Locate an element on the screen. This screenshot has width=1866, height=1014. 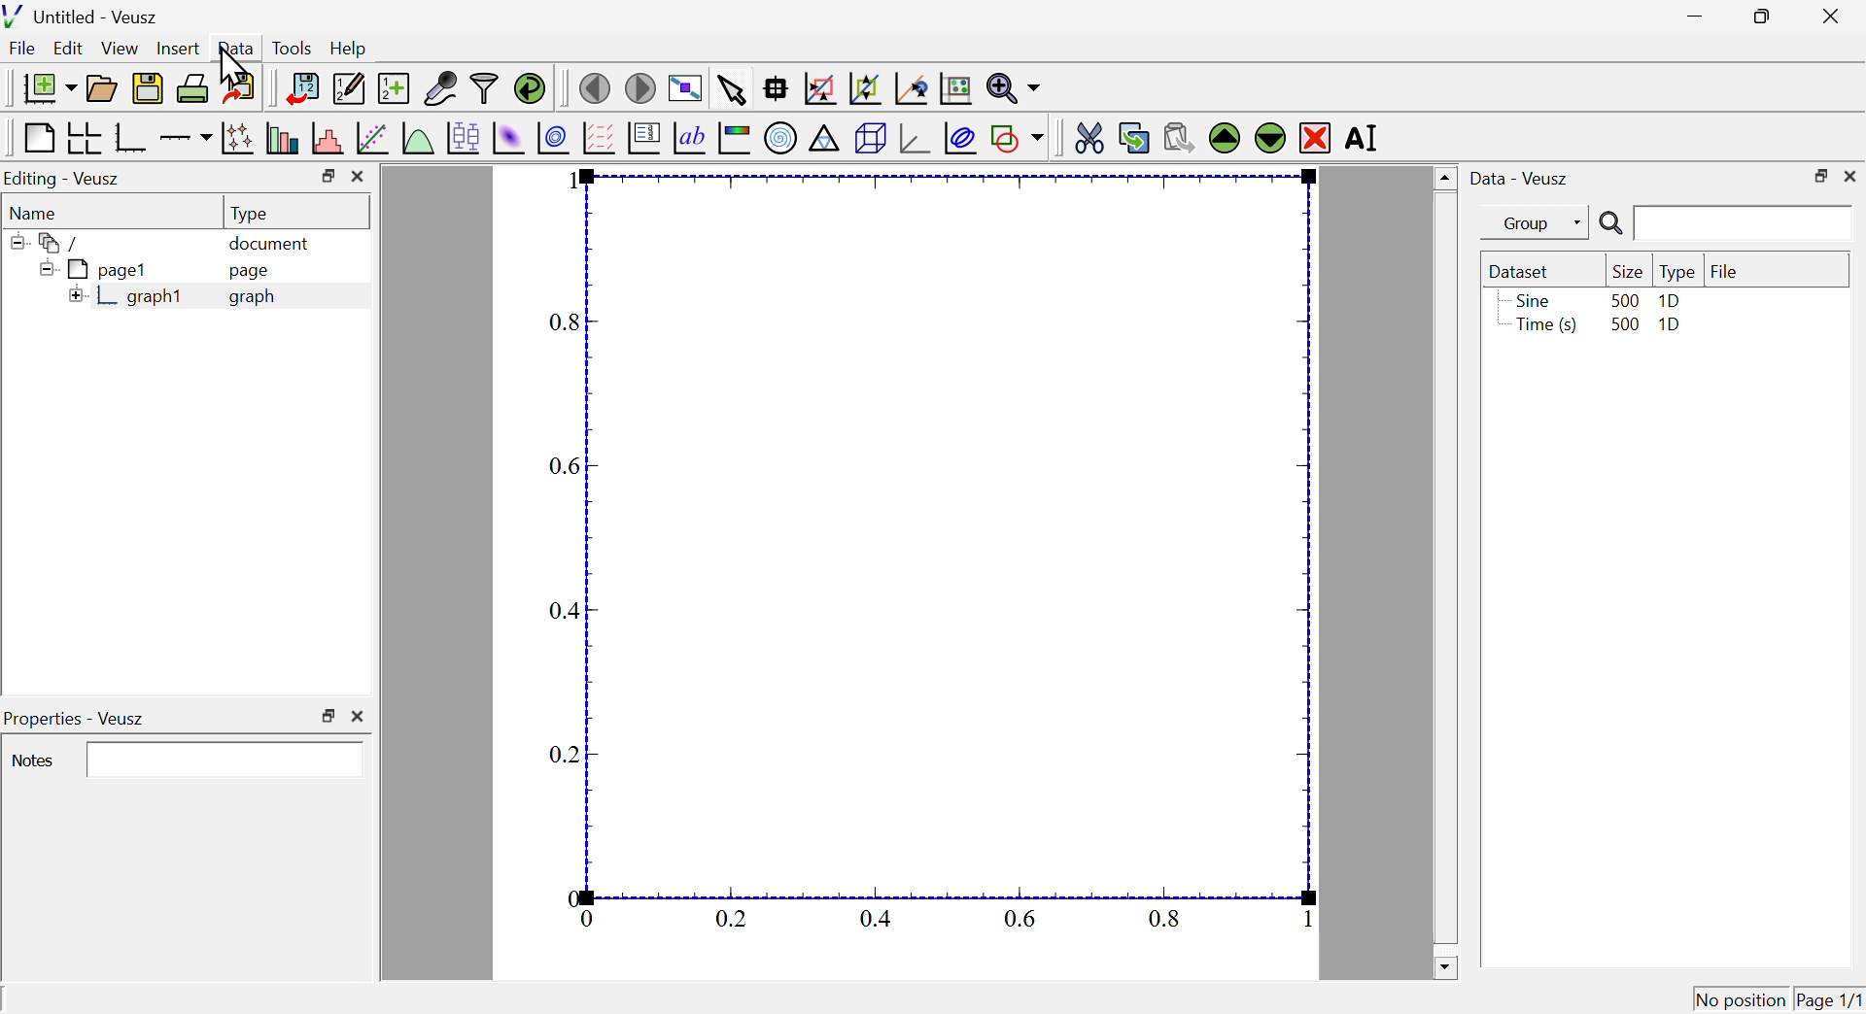
base graph is located at coordinates (131, 138).